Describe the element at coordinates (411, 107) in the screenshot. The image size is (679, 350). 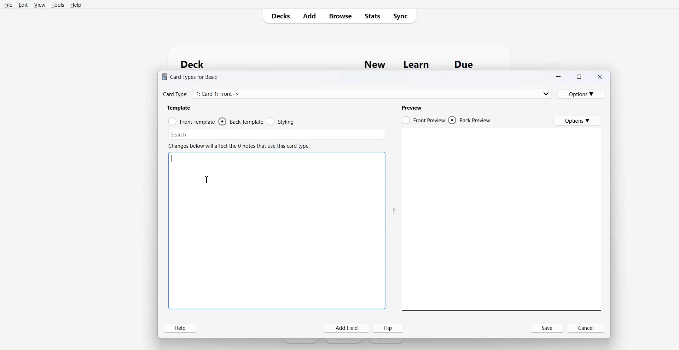
I see `Preview` at that location.